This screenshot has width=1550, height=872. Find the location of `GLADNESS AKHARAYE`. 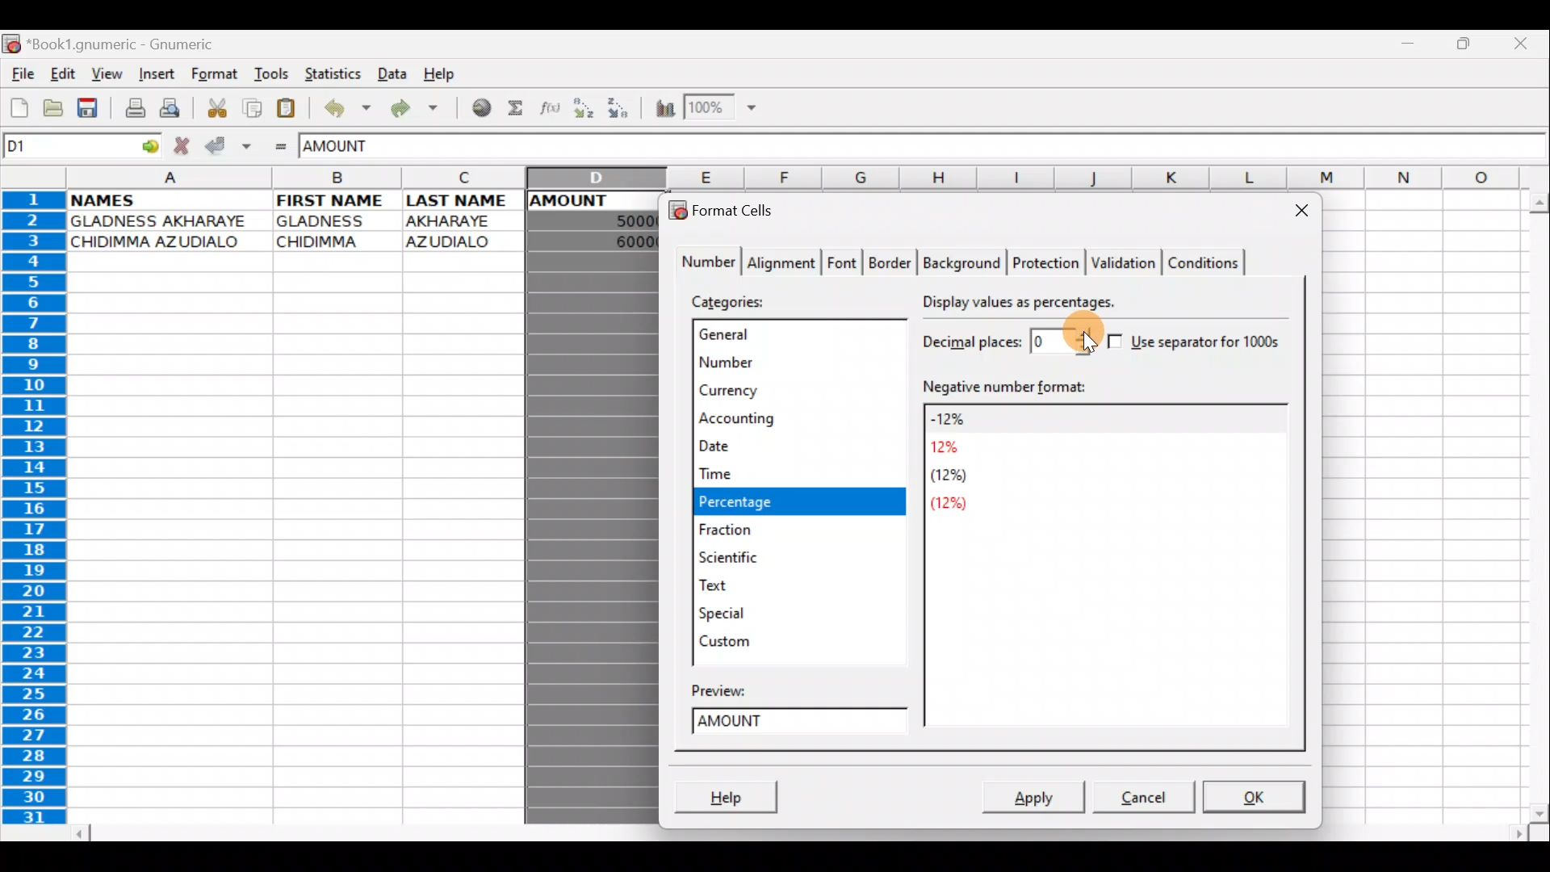

GLADNESS AKHARAYE is located at coordinates (165, 220).